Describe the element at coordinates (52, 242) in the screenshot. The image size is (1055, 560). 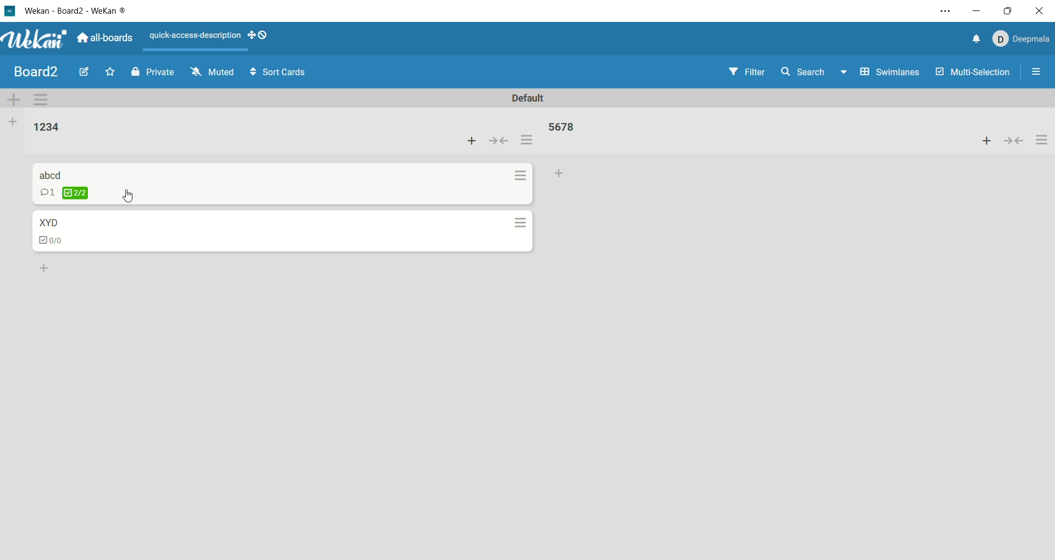
I see `checklist` at that location.